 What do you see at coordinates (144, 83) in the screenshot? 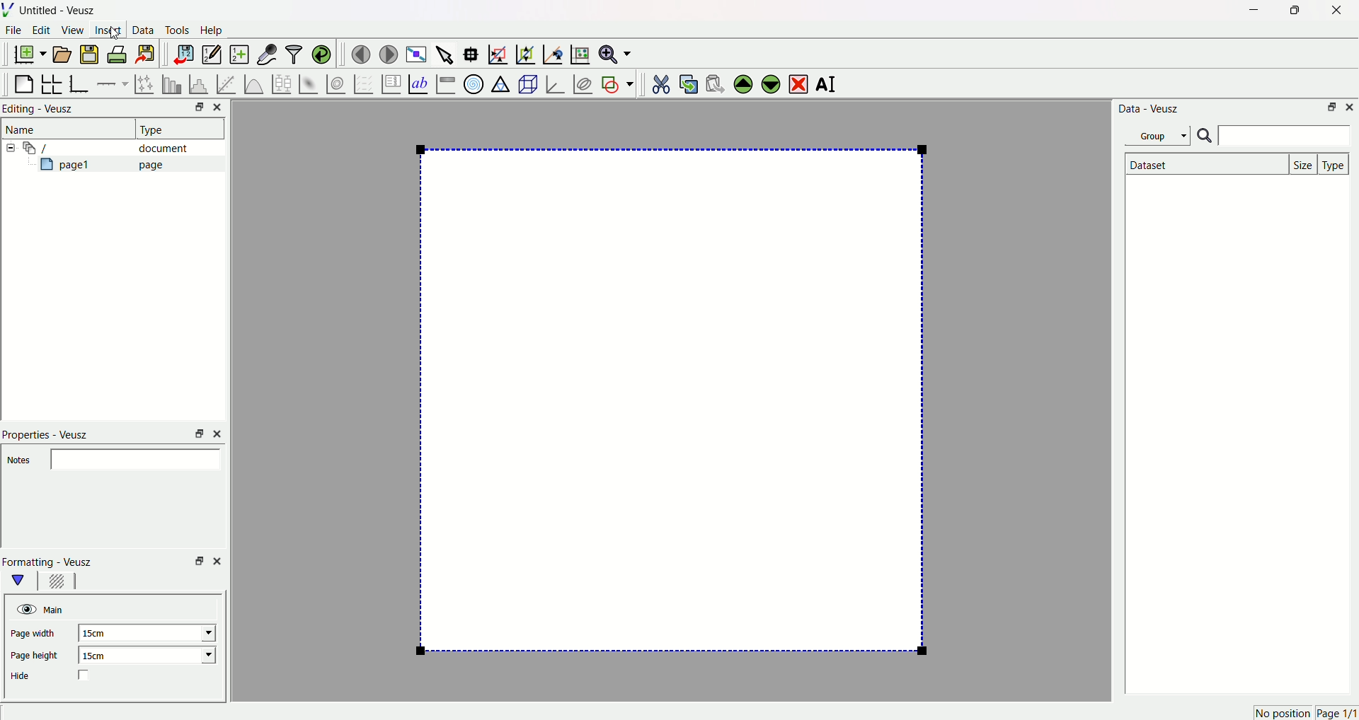
I see `lines and error bars` at bounding box center [144, 83].